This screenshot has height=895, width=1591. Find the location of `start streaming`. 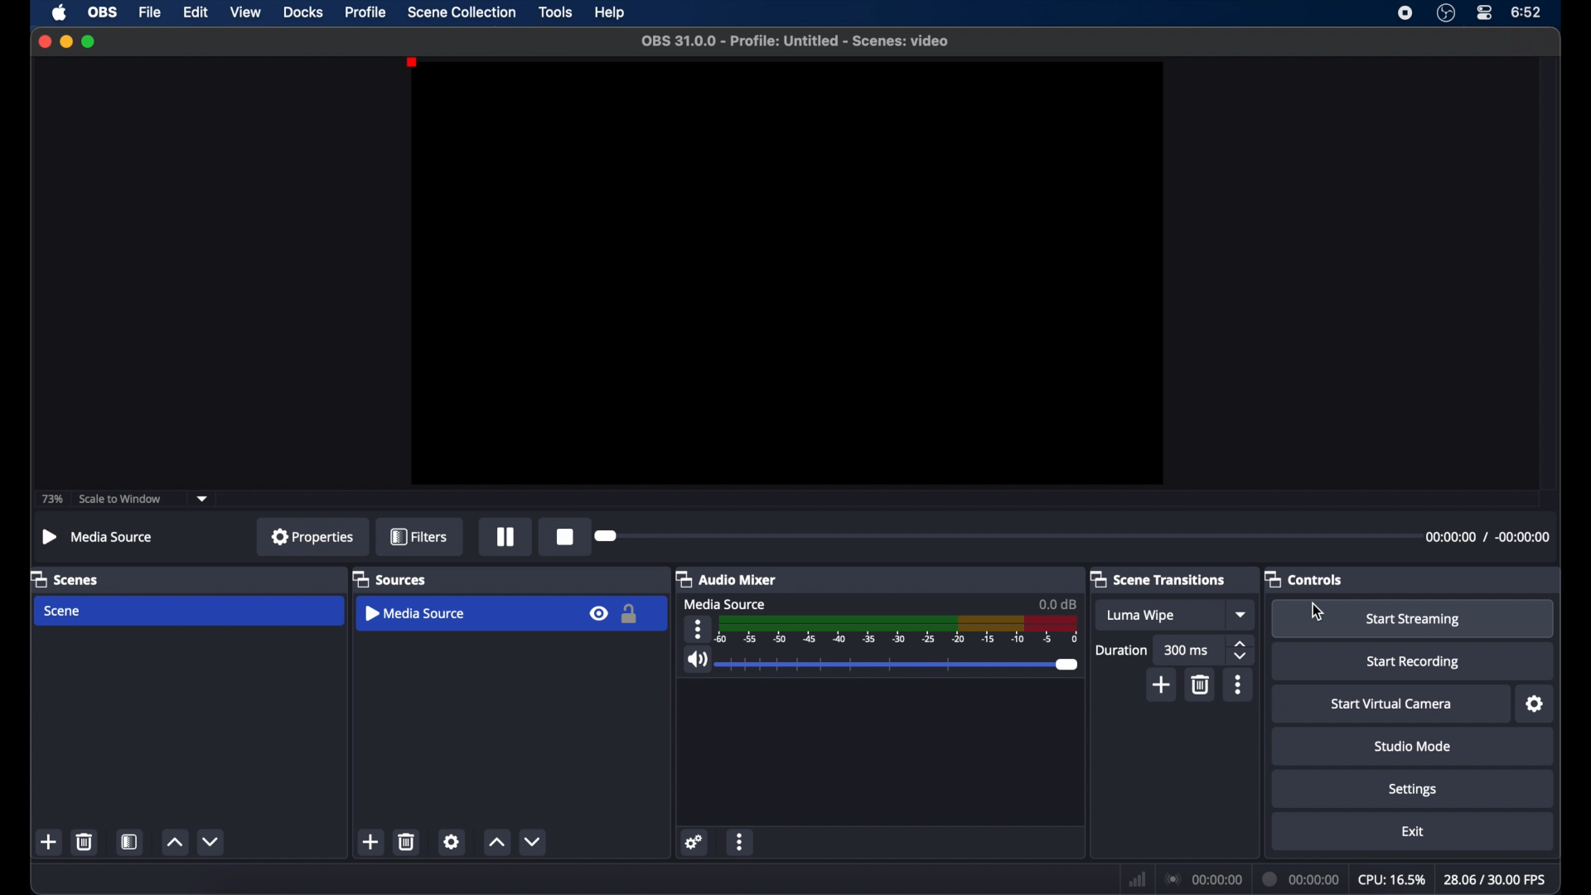

start streaming is located at coordinates (1415, 619).